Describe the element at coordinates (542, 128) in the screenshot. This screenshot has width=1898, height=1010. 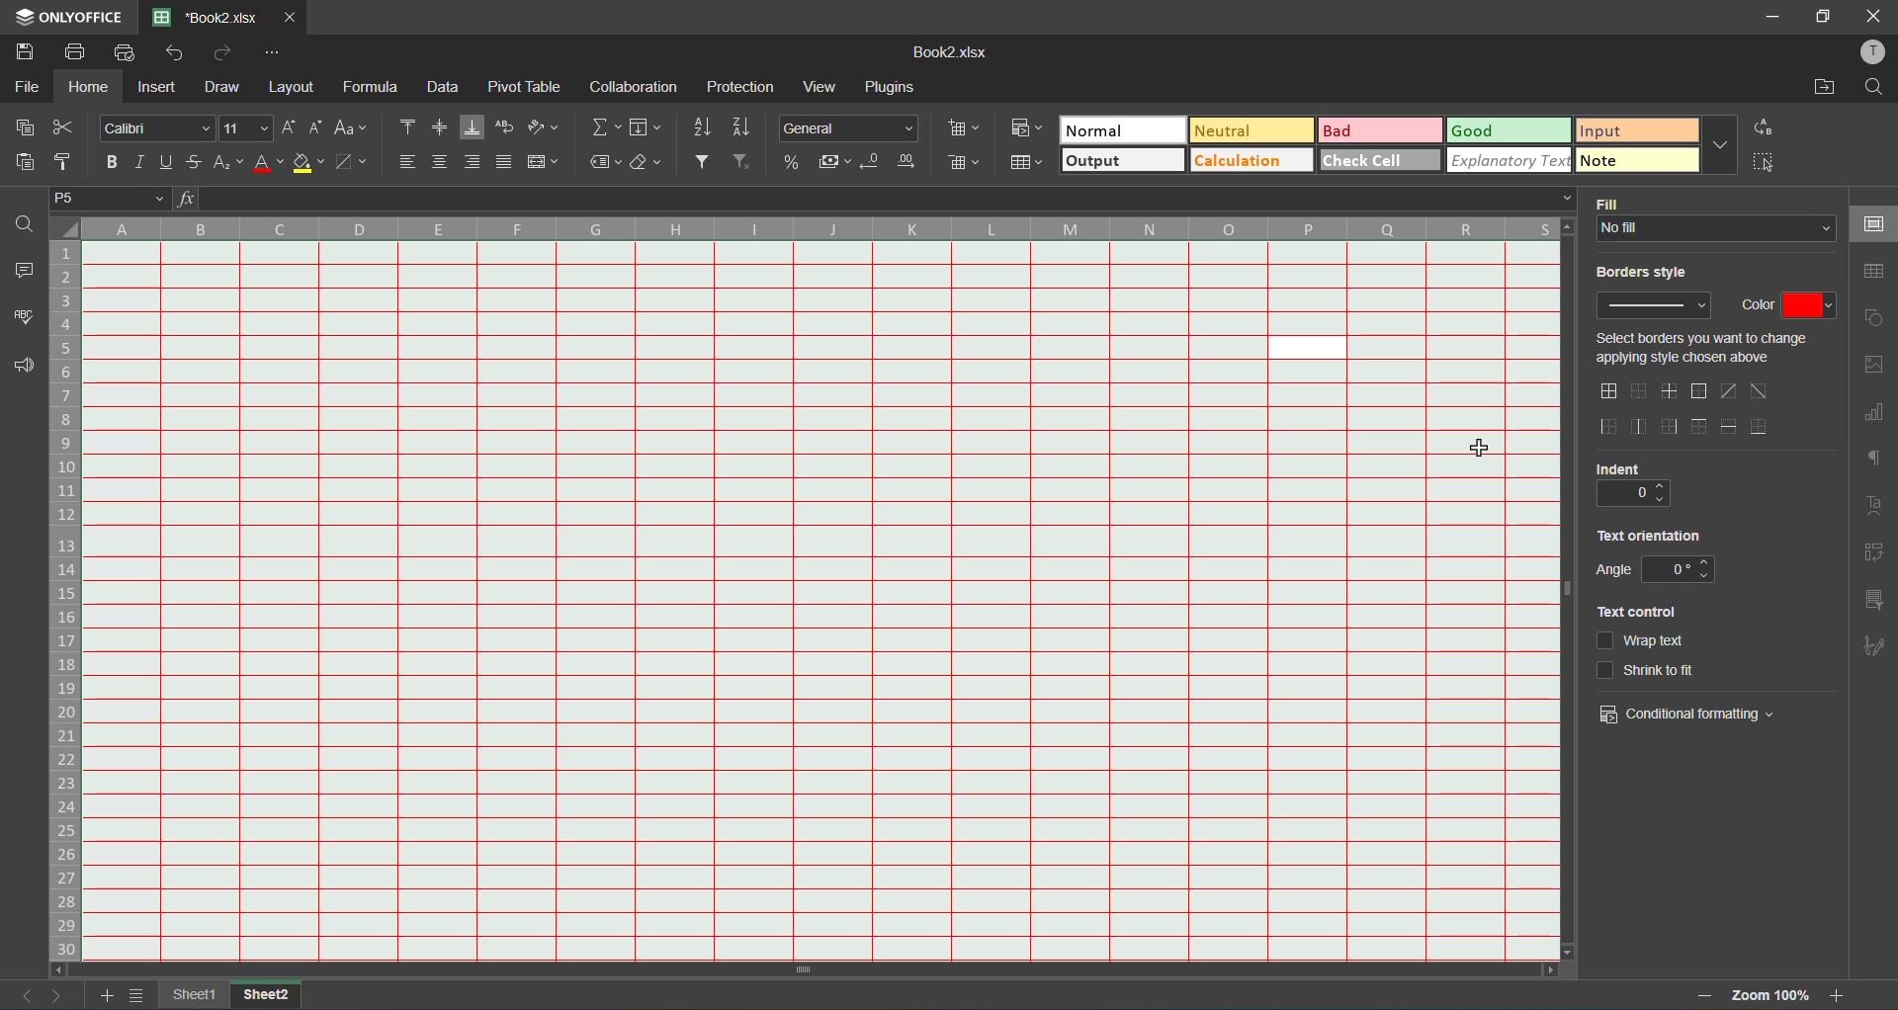
I see `orientation` at that location.